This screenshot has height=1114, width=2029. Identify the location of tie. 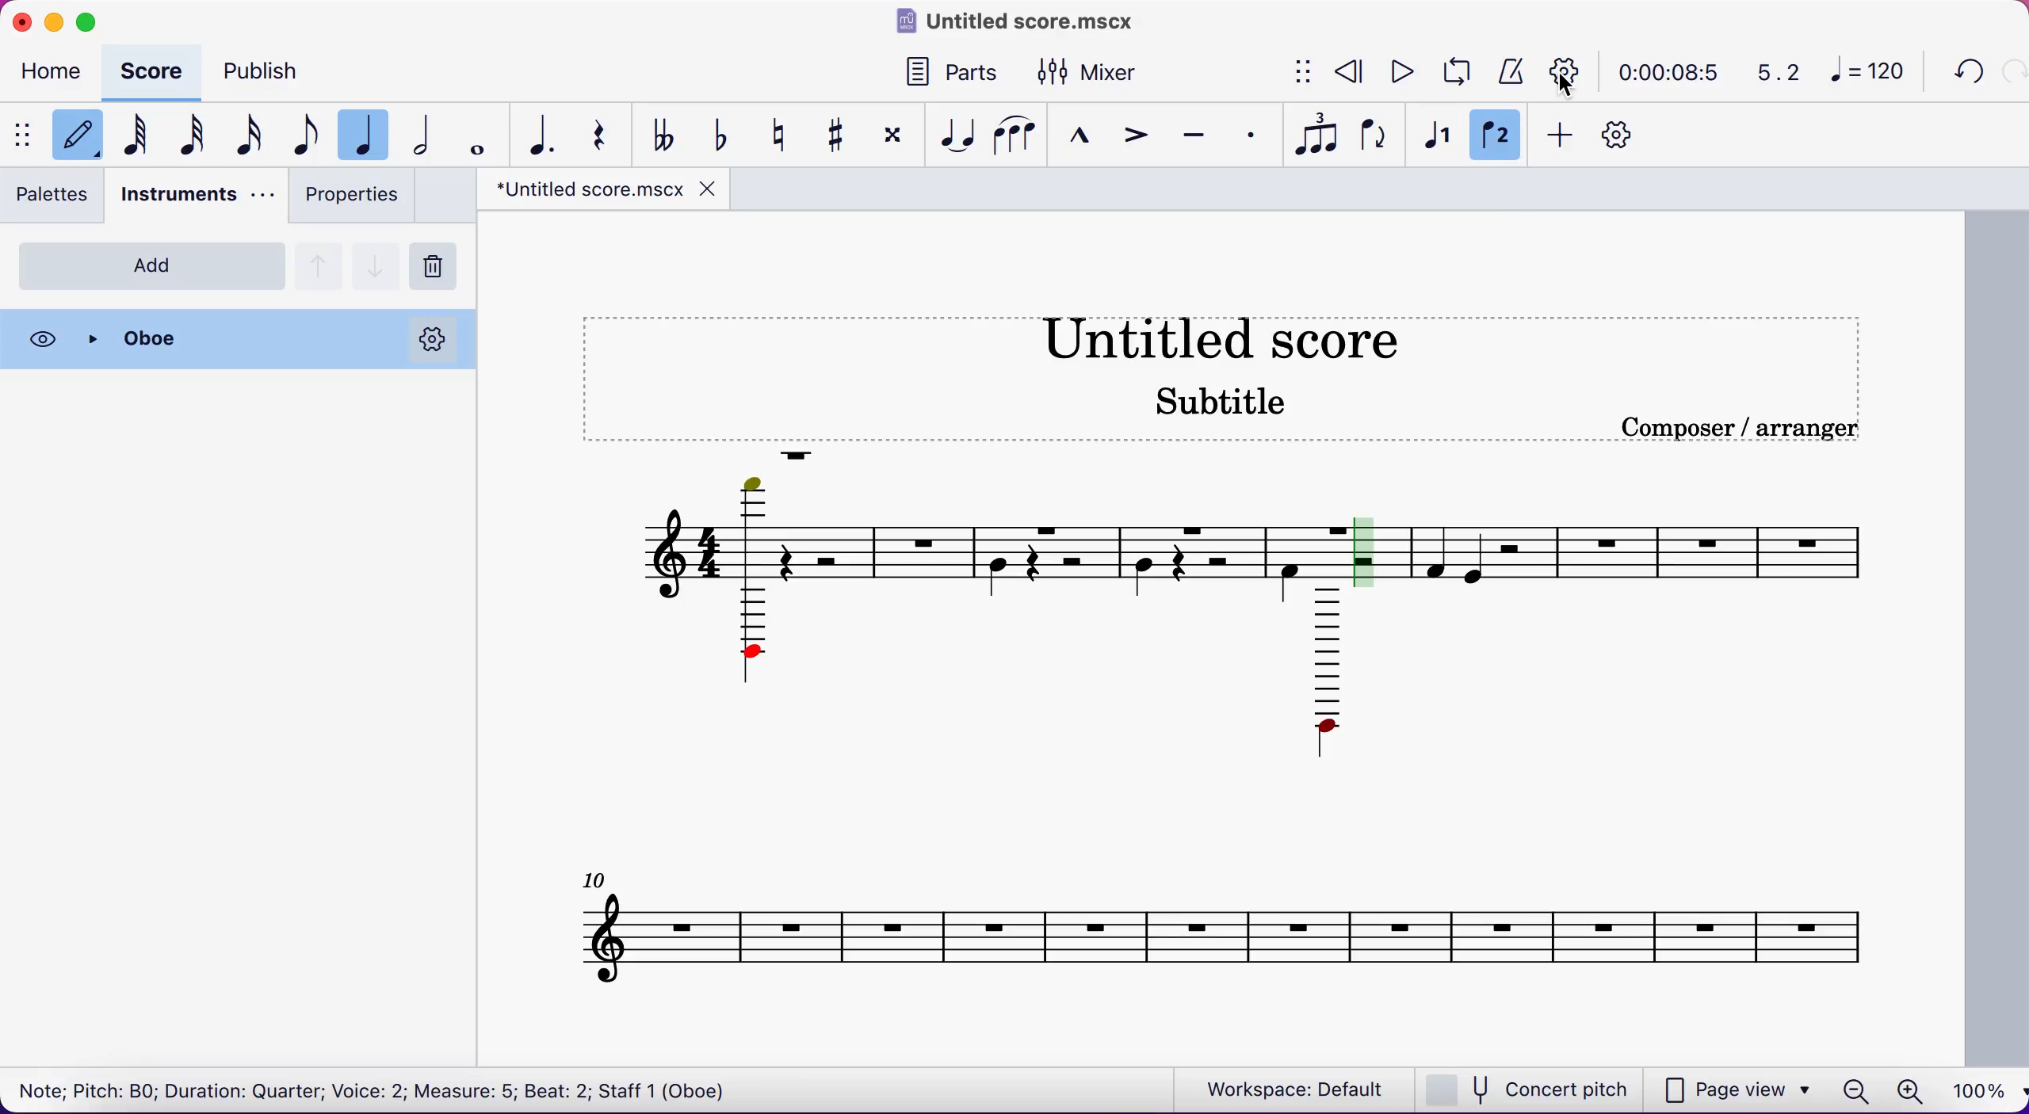
(956, 135).